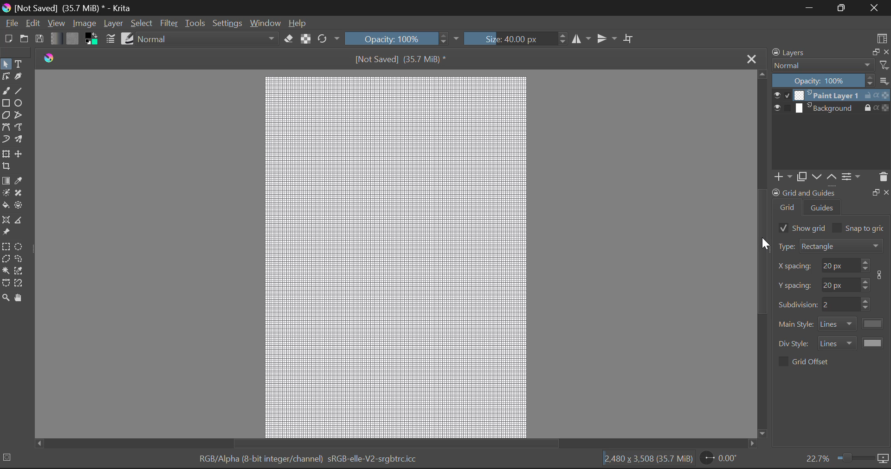 The height and width of the screenshot is (469, 891). Describe the element at coordinates (306, 38) in the screenshot. I see `Lock Alpha` at that location.